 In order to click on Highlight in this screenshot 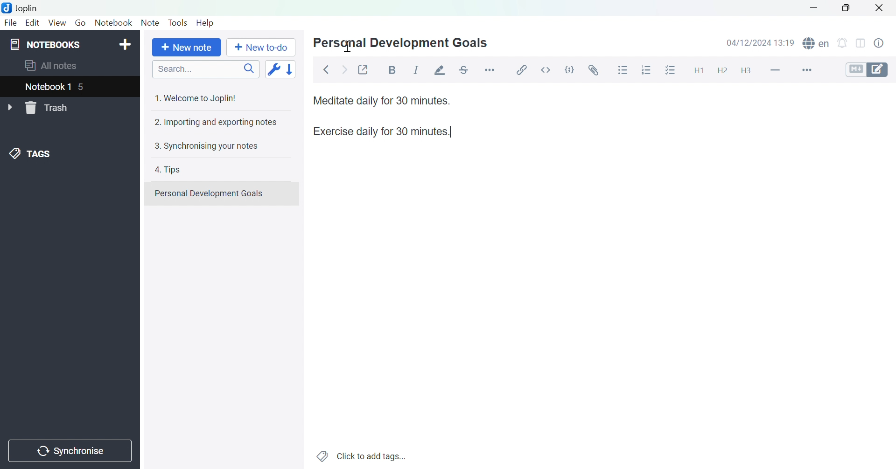, I will do `click(441, 70)`.